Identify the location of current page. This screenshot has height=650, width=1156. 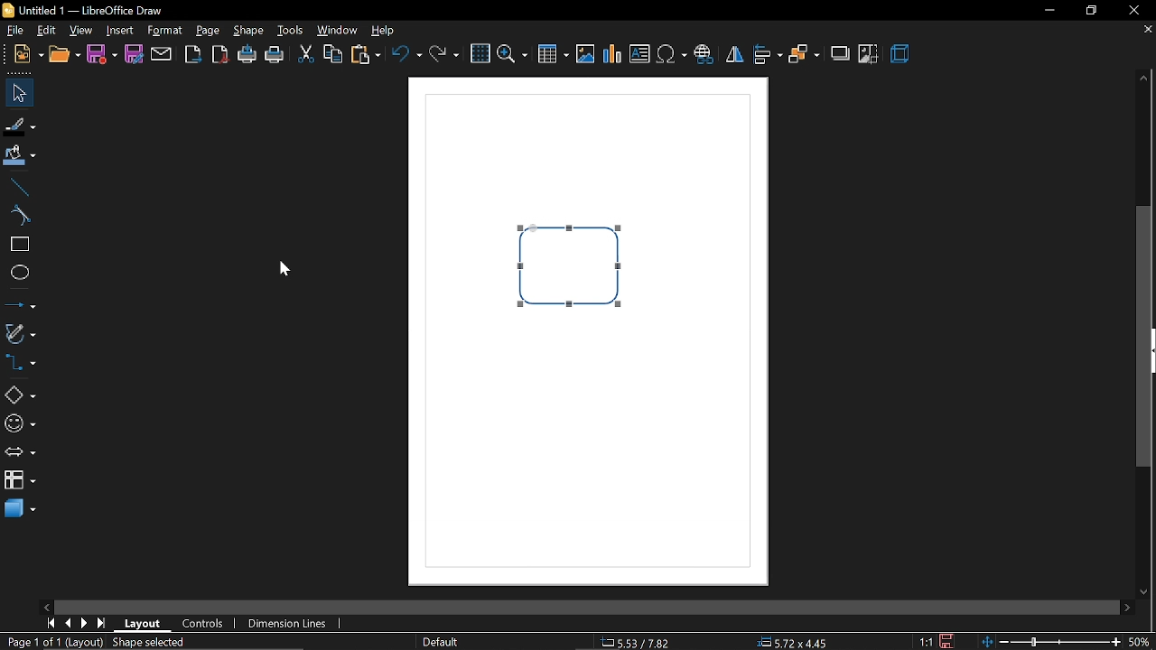
(53, 643).